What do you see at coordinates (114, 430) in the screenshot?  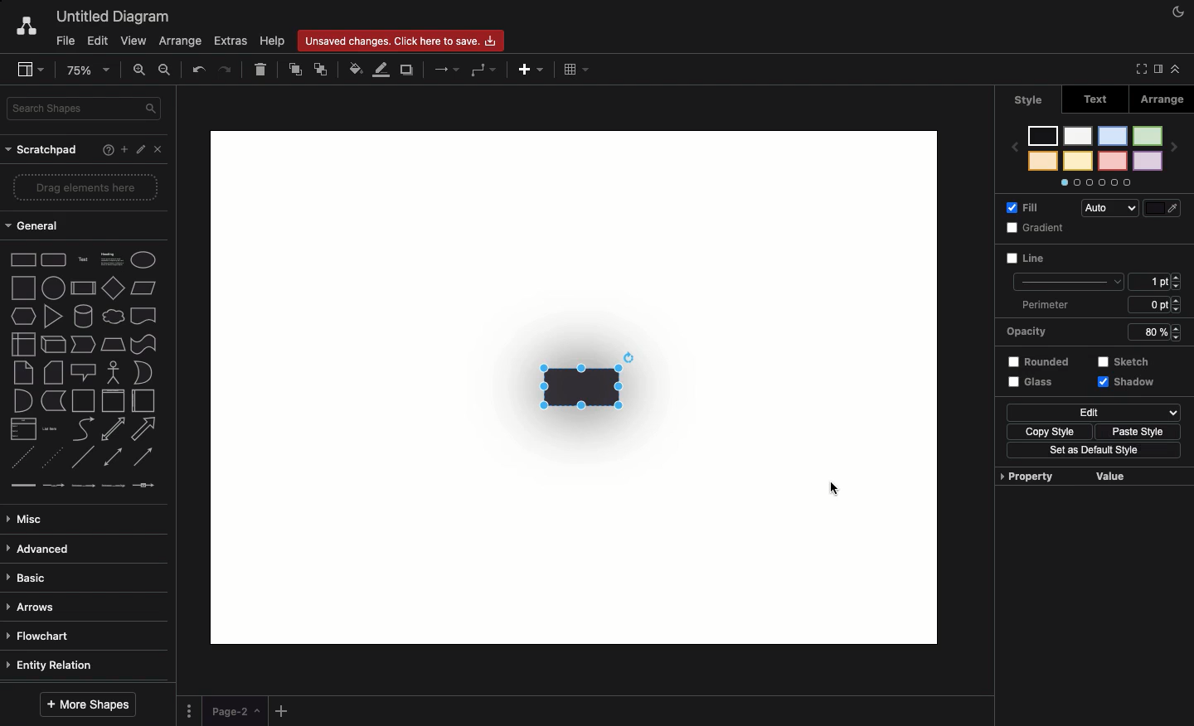 I see `bidirectional arrow` at bounding box center [114, 430].